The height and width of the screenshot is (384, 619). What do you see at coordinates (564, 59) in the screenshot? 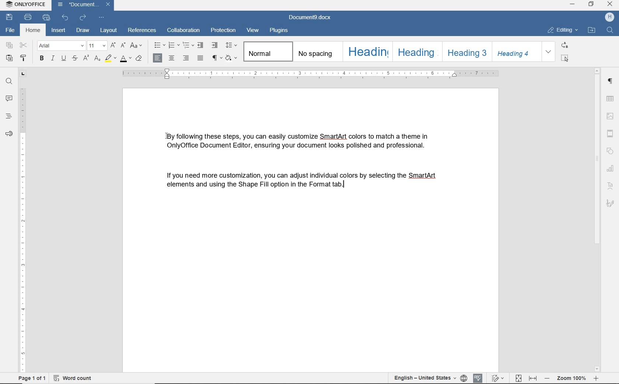
I see `select all` at bounding box center [564, 59].